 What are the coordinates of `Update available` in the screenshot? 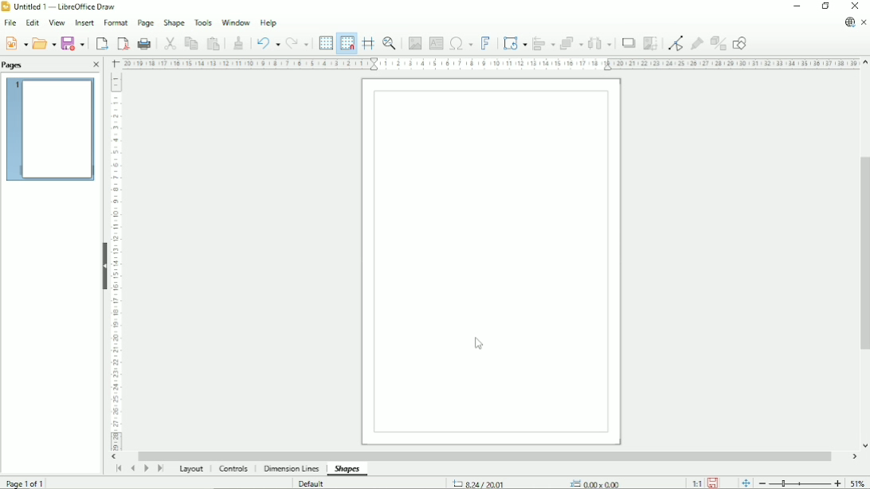 It's located at (848, 23).